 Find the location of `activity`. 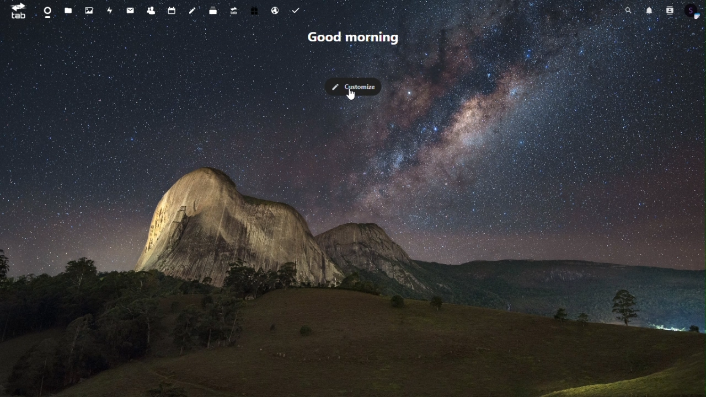

activity is located at coordinates (111, 12).